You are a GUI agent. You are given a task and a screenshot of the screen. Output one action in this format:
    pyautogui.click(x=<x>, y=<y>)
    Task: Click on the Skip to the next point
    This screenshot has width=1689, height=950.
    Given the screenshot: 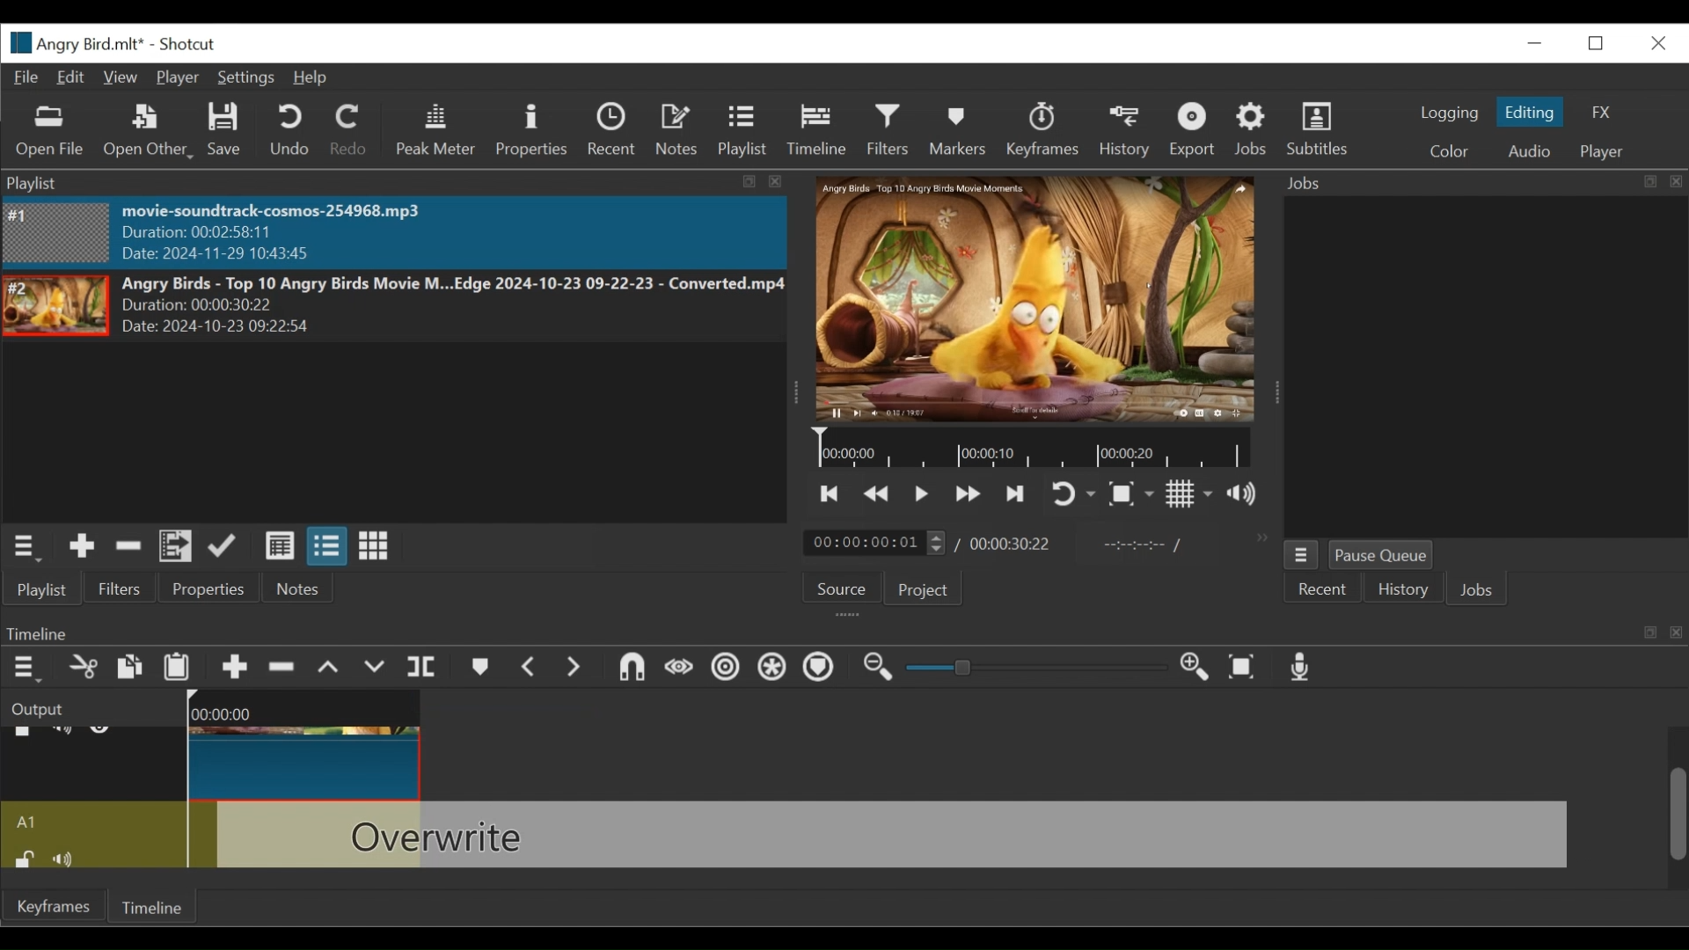 What is the action you would take?
    pyautogui.click(x=831, y=494)
    